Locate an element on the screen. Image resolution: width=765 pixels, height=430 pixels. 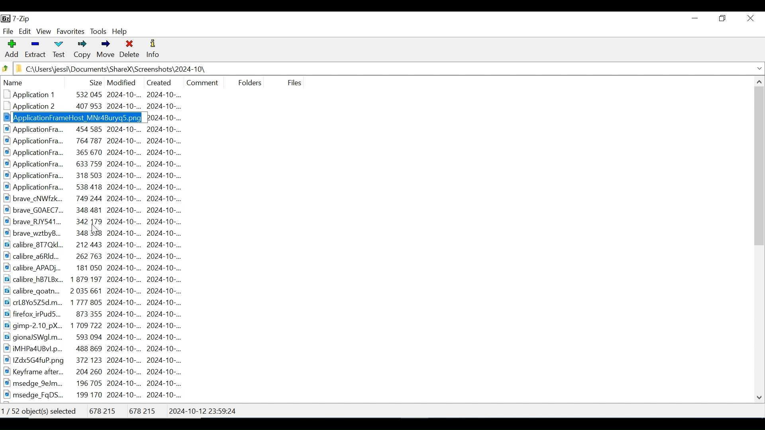
Minimize is located at coordinates (695, 18).